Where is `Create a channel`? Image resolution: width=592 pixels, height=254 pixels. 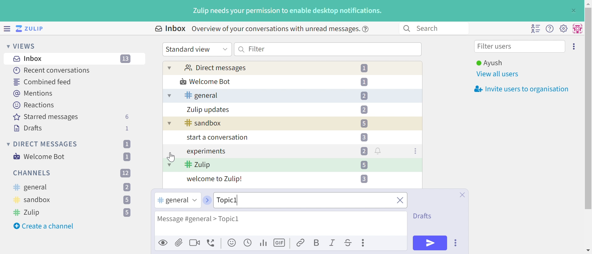 Create a channel is located at coordinates (45, 226).